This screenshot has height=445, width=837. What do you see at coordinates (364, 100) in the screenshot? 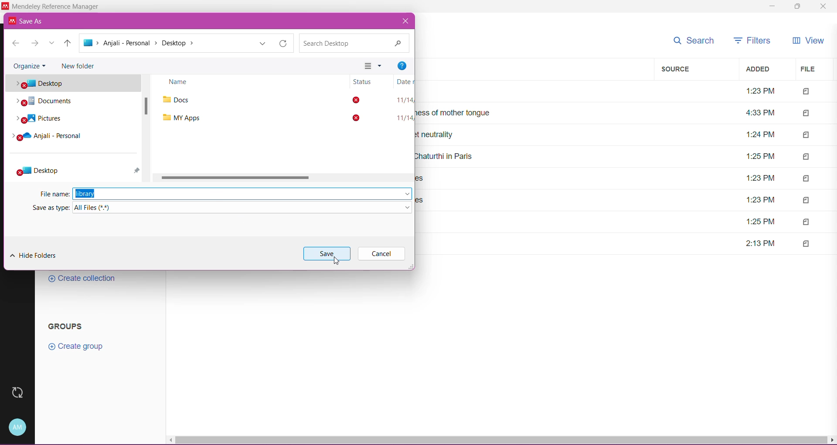
I see `Status` at bounding box center [364, 100].